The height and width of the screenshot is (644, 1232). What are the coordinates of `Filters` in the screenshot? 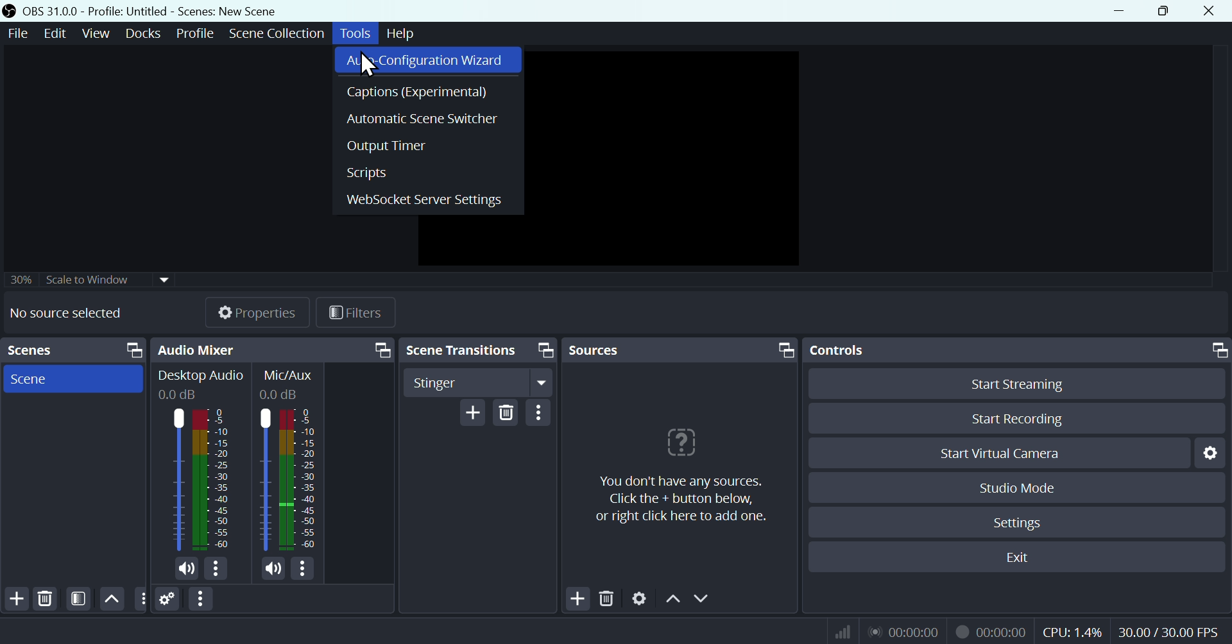 It's located at (77, 599).